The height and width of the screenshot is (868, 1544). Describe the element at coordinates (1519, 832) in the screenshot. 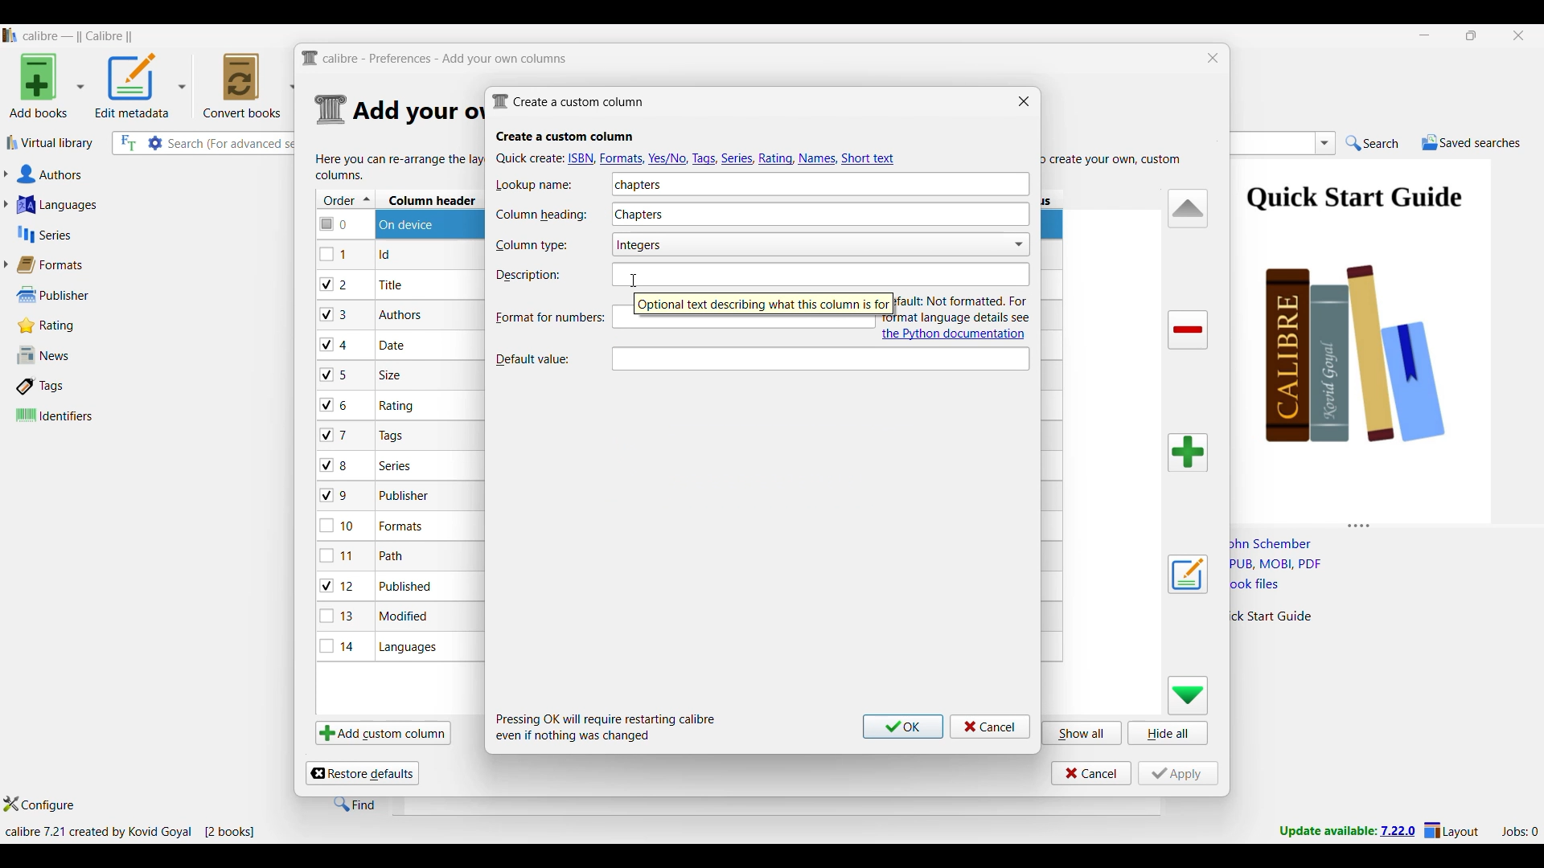

I see `Current jobs` at that location.